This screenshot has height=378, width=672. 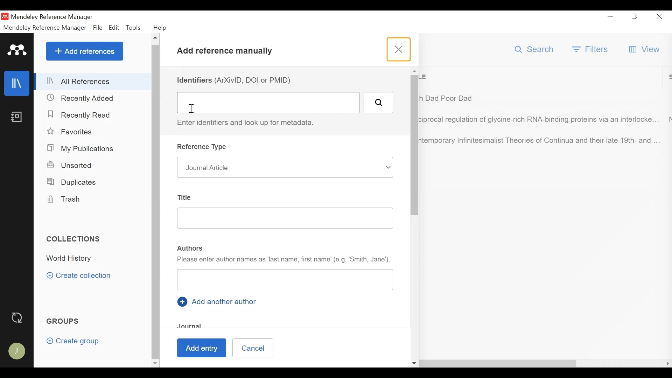 I want to click on Mendeley Logo, so click(x=17, y=50).